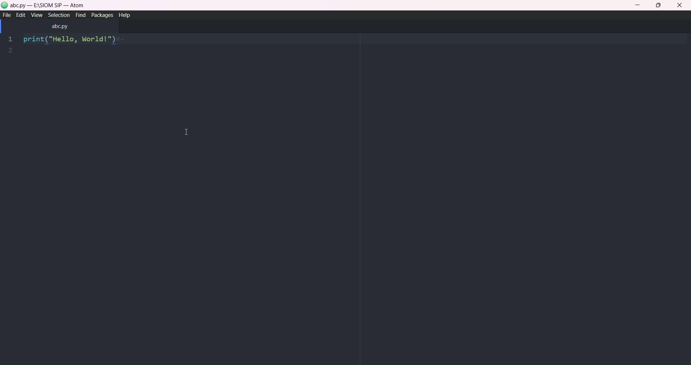  Describe the element at coordinates (101, 15) in the screenshot. I see `packages` at that location.